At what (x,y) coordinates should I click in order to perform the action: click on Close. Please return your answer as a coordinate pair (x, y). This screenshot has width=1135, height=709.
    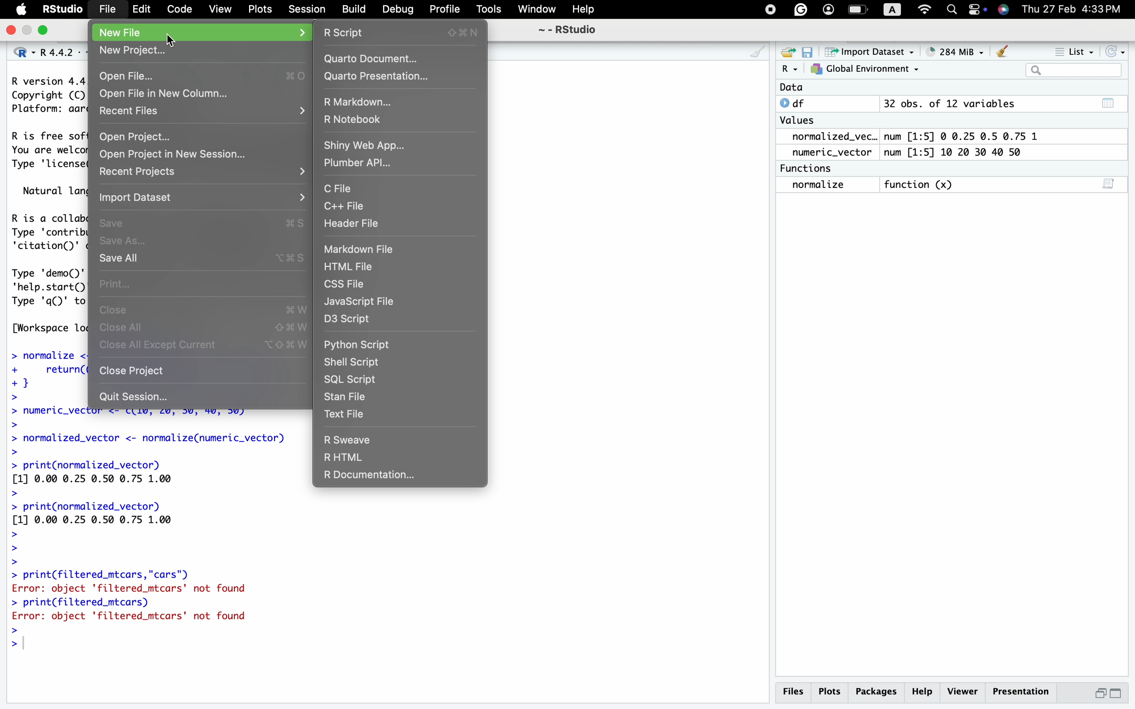
    Looking at the image, I should click on (206, 309).